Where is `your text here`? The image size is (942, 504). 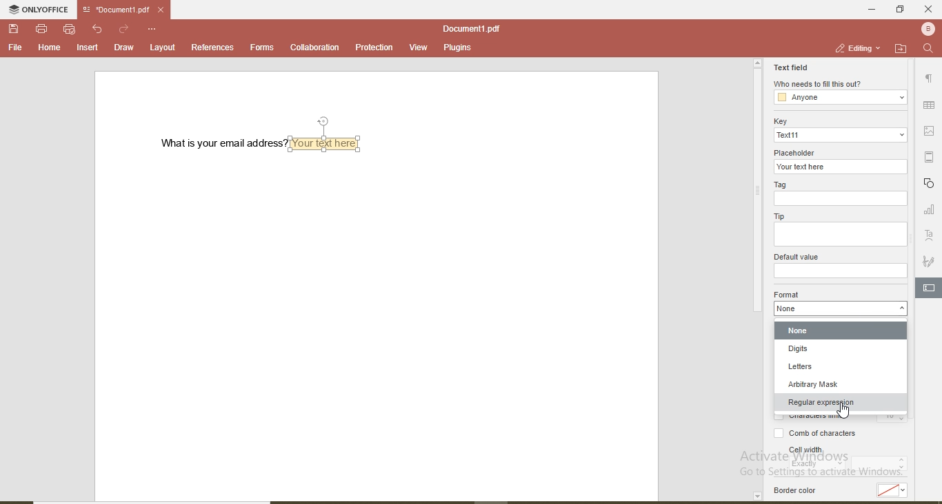 your text here is located at coordinates (841, 167).